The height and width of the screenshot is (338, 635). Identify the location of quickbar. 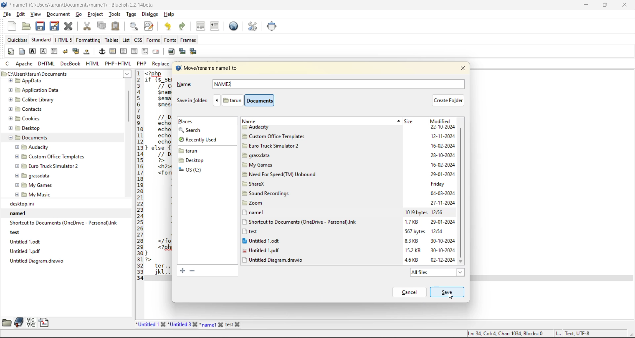
(16, 41).